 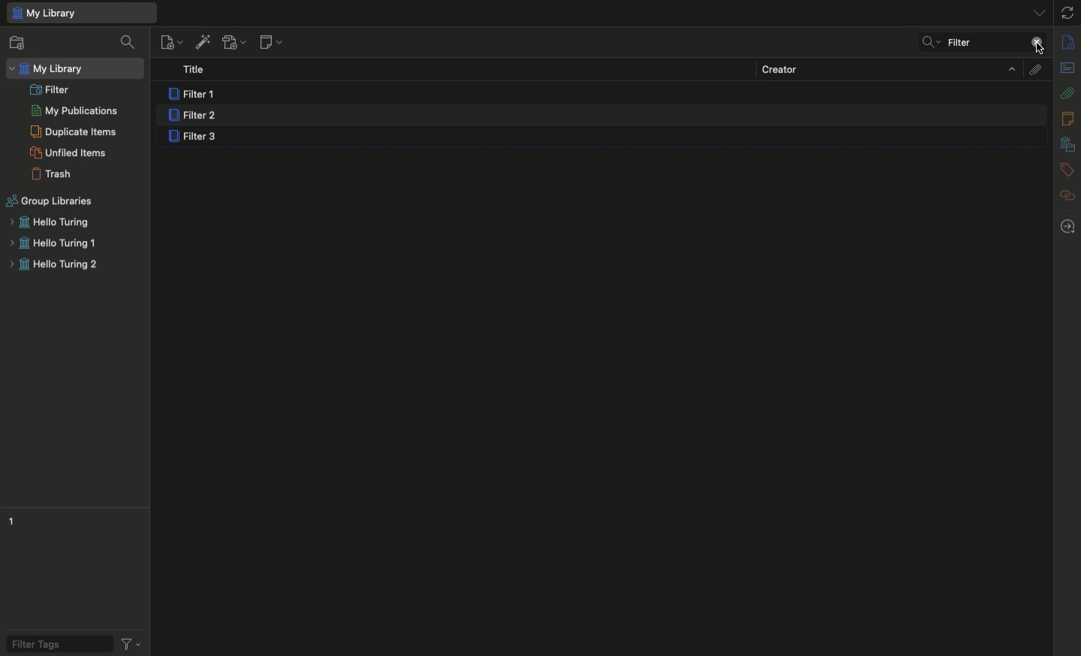 What do you see at coordinates (269, 43) in the screenshot?
I see `New note` at bounding box center [269, 43].